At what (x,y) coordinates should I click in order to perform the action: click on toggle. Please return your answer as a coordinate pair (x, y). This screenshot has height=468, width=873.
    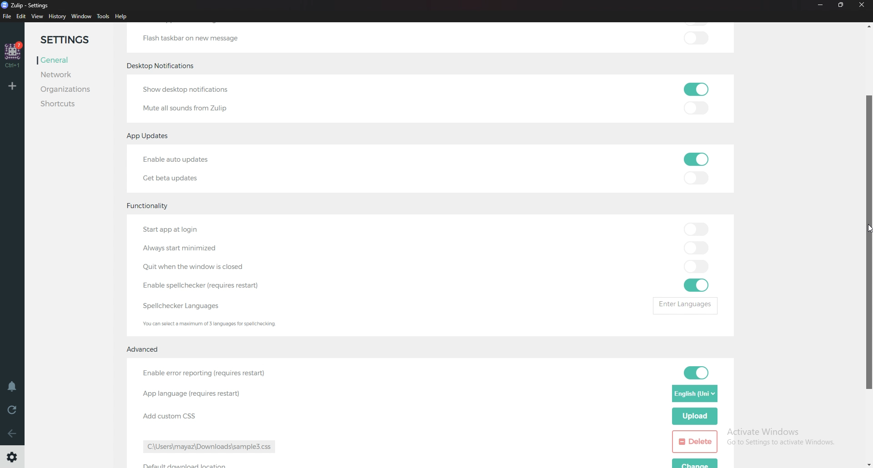
    Looking at the image, I should click on (695, 159).